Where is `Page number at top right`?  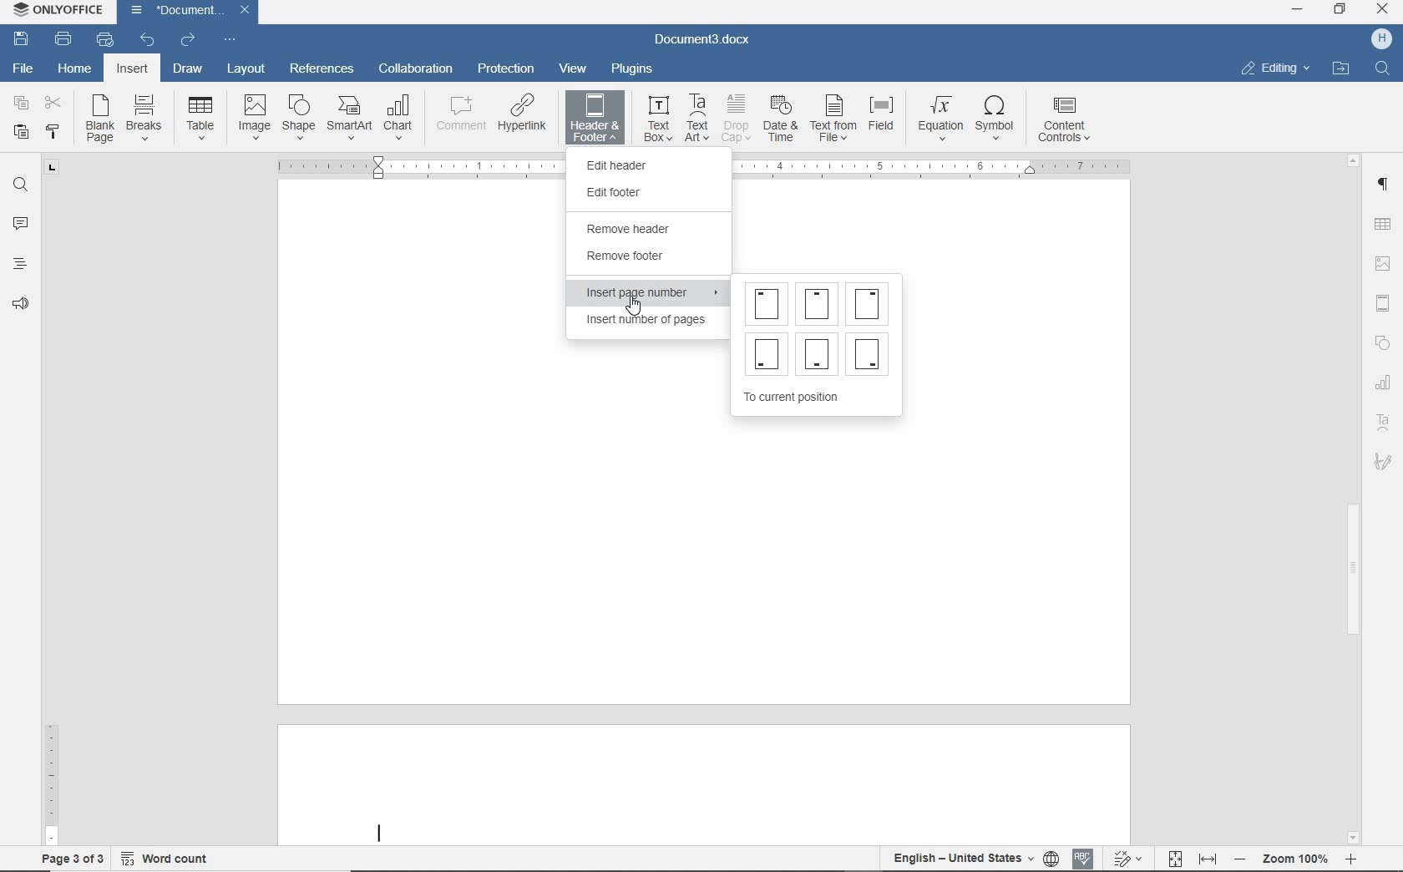
Page number at top right is located at coordinates (871, 302).